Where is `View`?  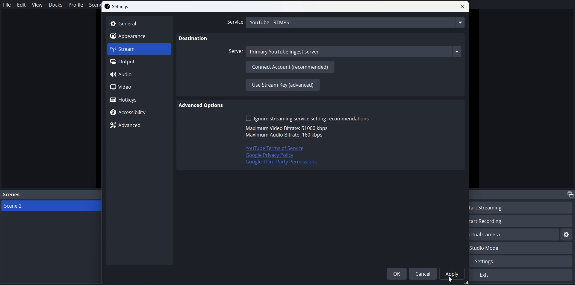
View is located at coordinates (37, 5).